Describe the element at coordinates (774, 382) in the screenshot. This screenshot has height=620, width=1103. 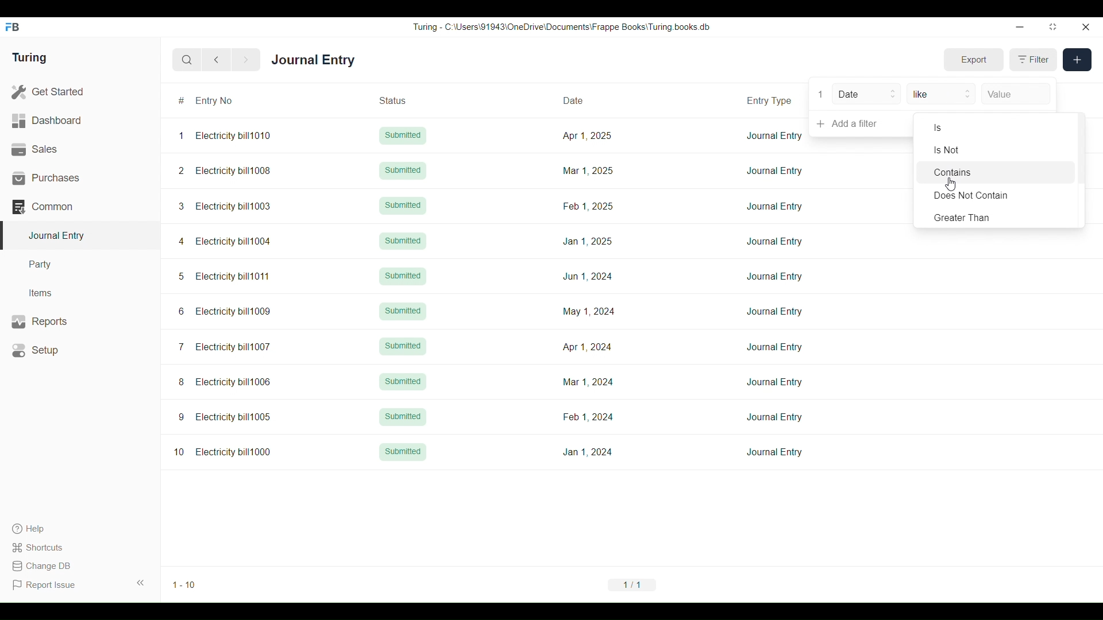
I see `Journal Entry` at that location.